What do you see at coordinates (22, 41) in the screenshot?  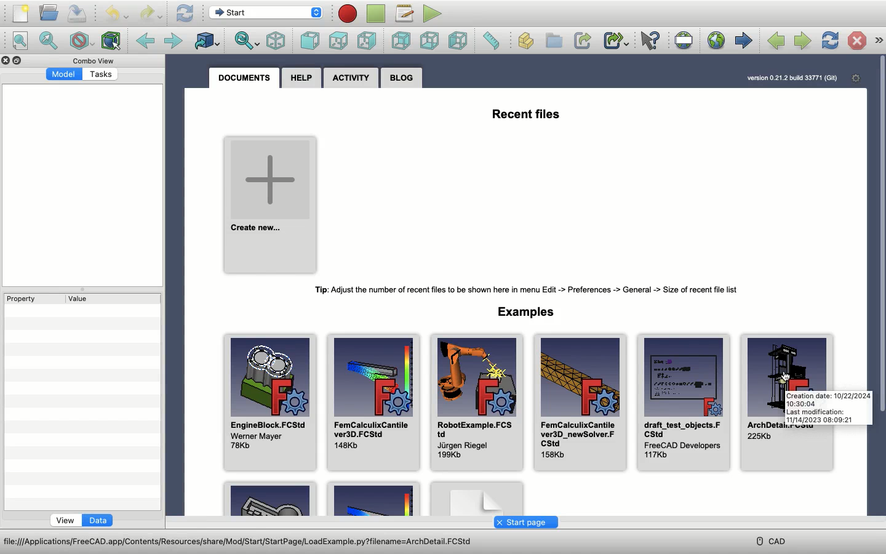 I see `Fit all` at bounding box center [22, 41].